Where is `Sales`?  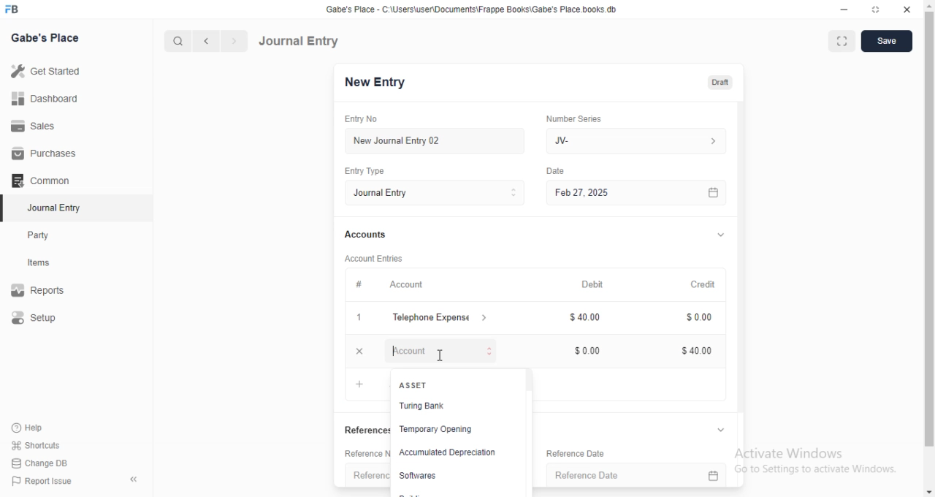
Sales is located at coordinates (36, 127).